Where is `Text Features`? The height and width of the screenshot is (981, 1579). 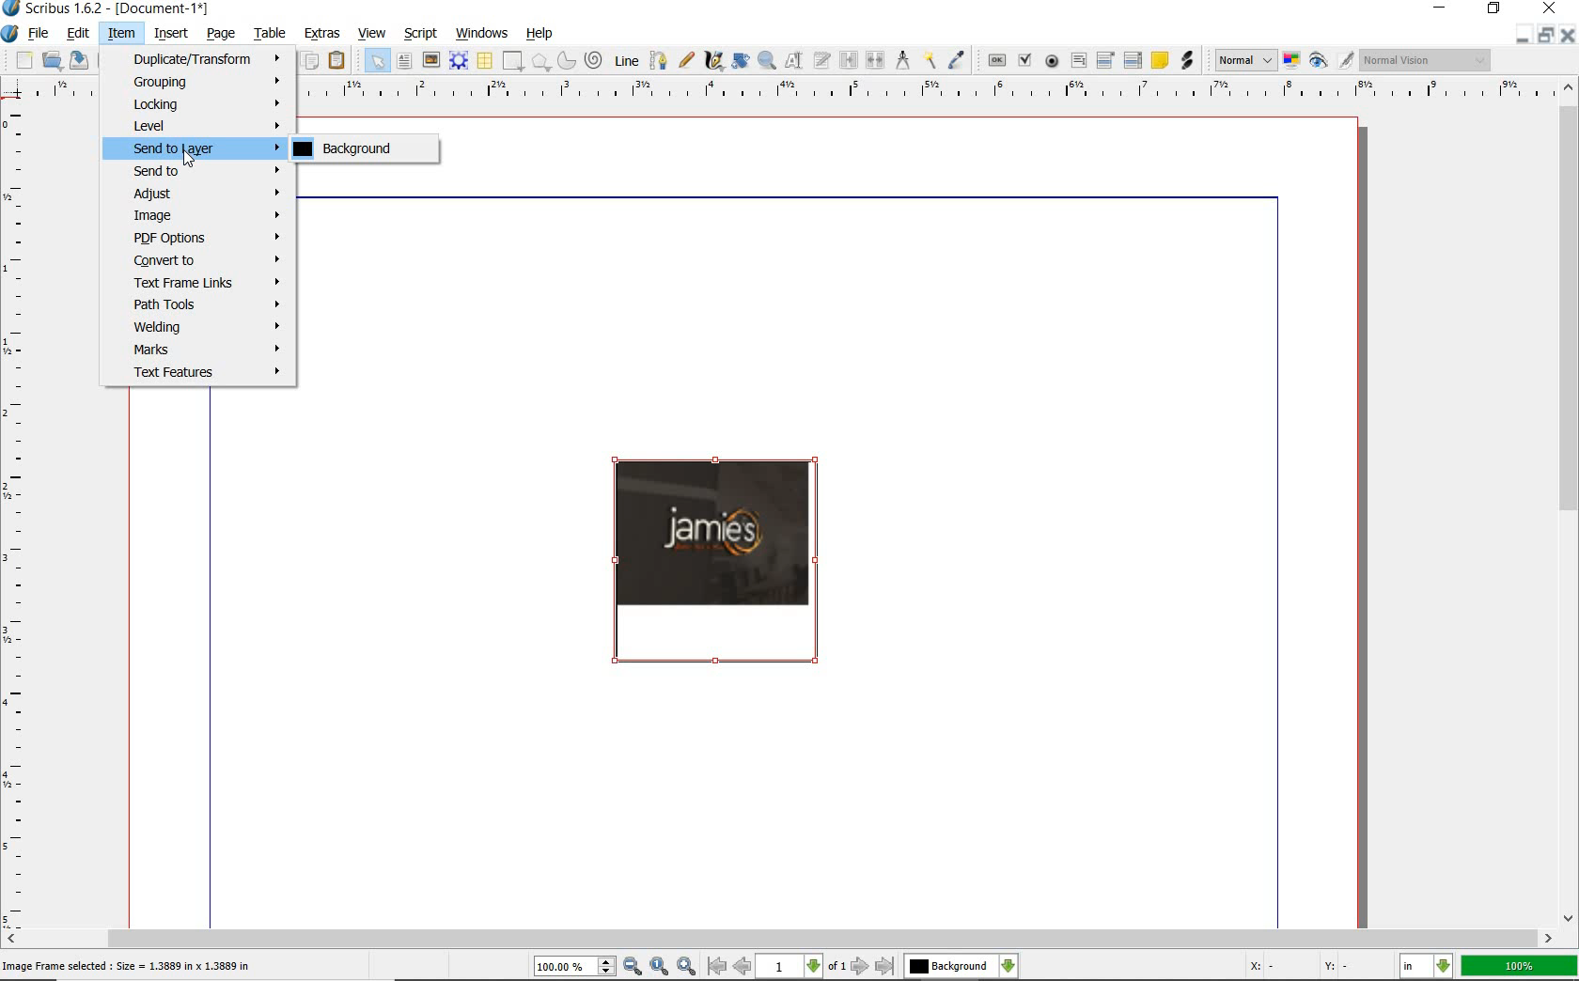
Text Features is located at coordinates (201, 373).